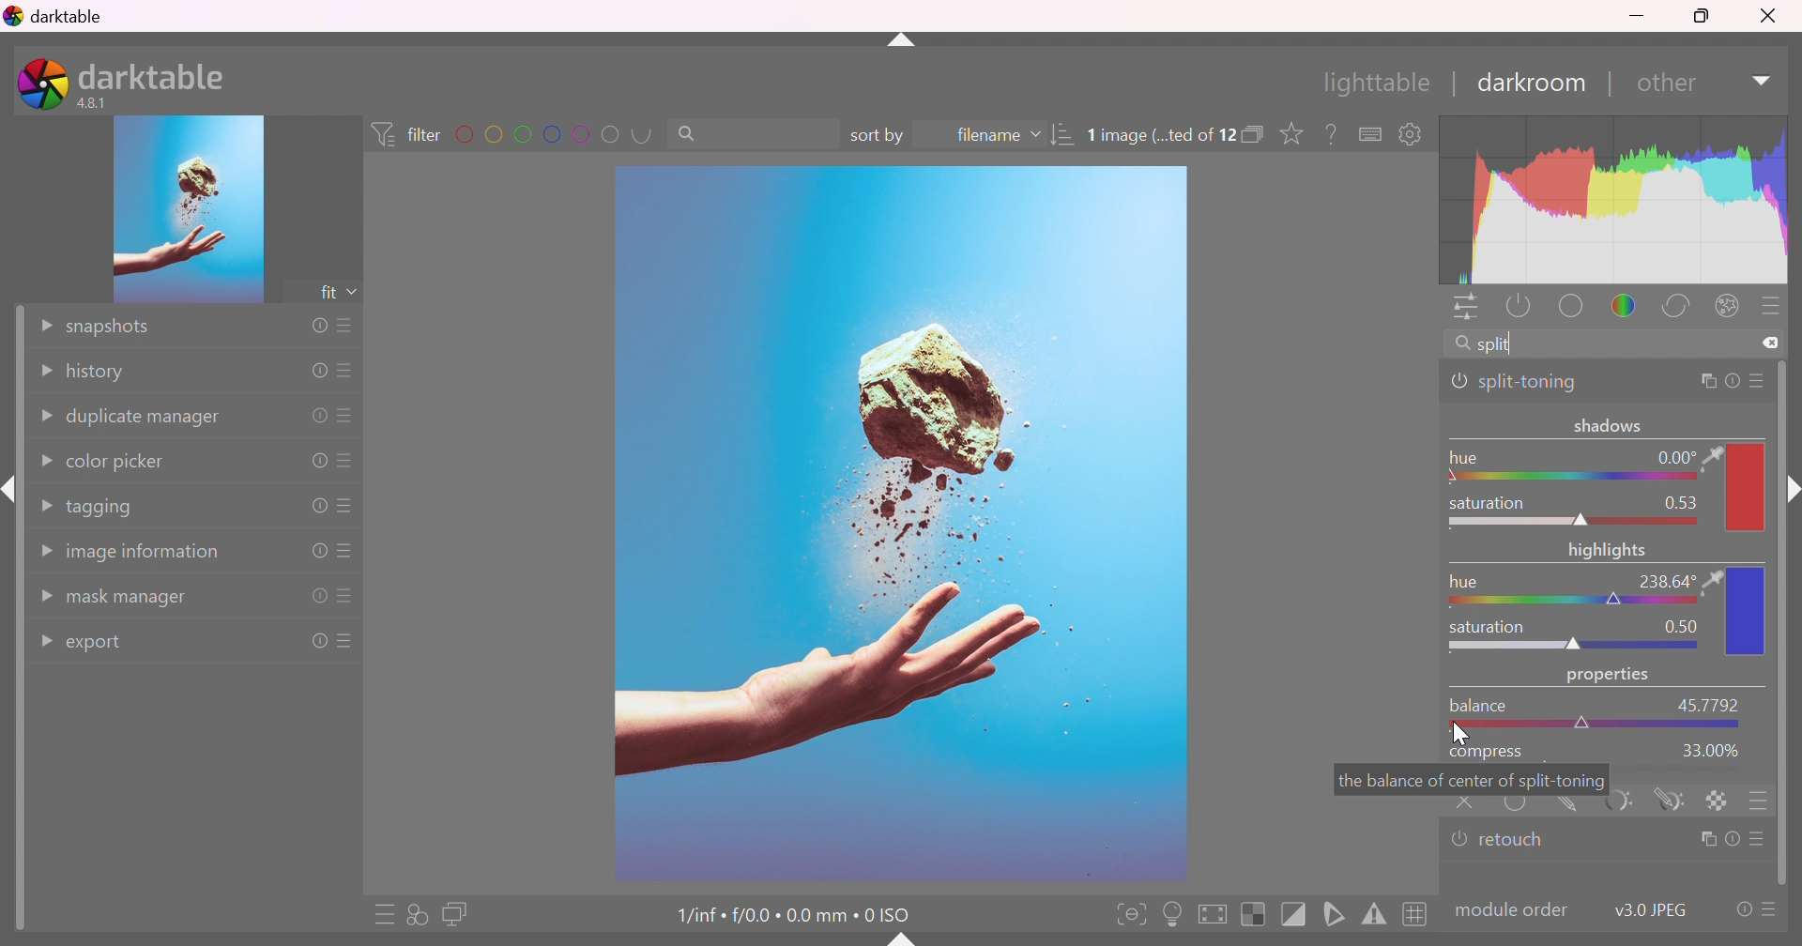 Image resolution: width=1802 pixels, height=946 pixels. I want to click on shift+ctrl+t, so click(903, 42).